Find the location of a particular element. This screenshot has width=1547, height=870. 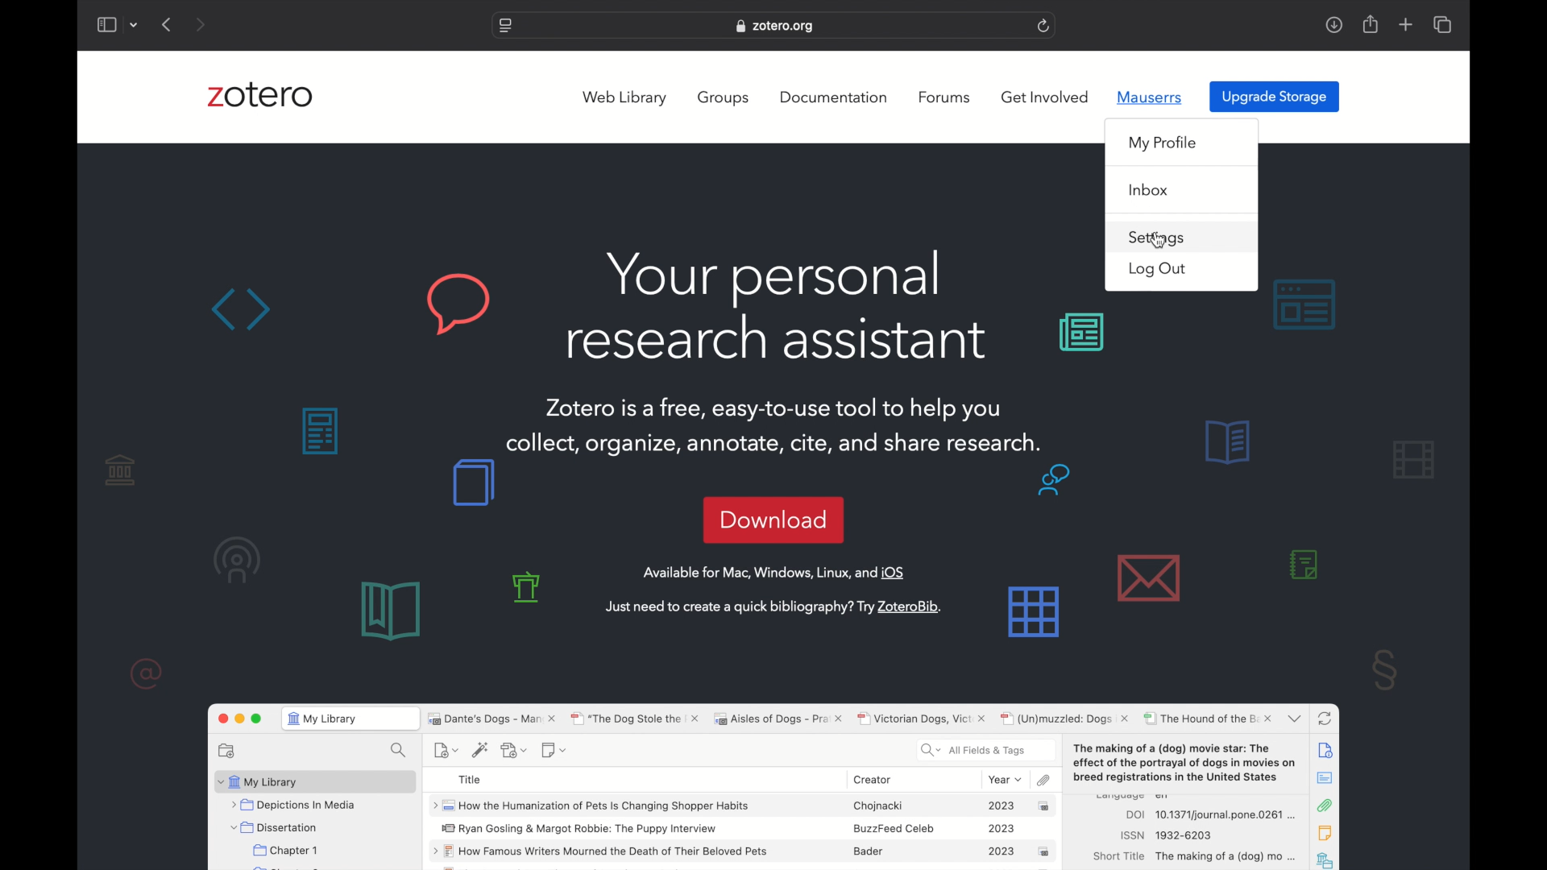

download is located at coordinates (773, 520).